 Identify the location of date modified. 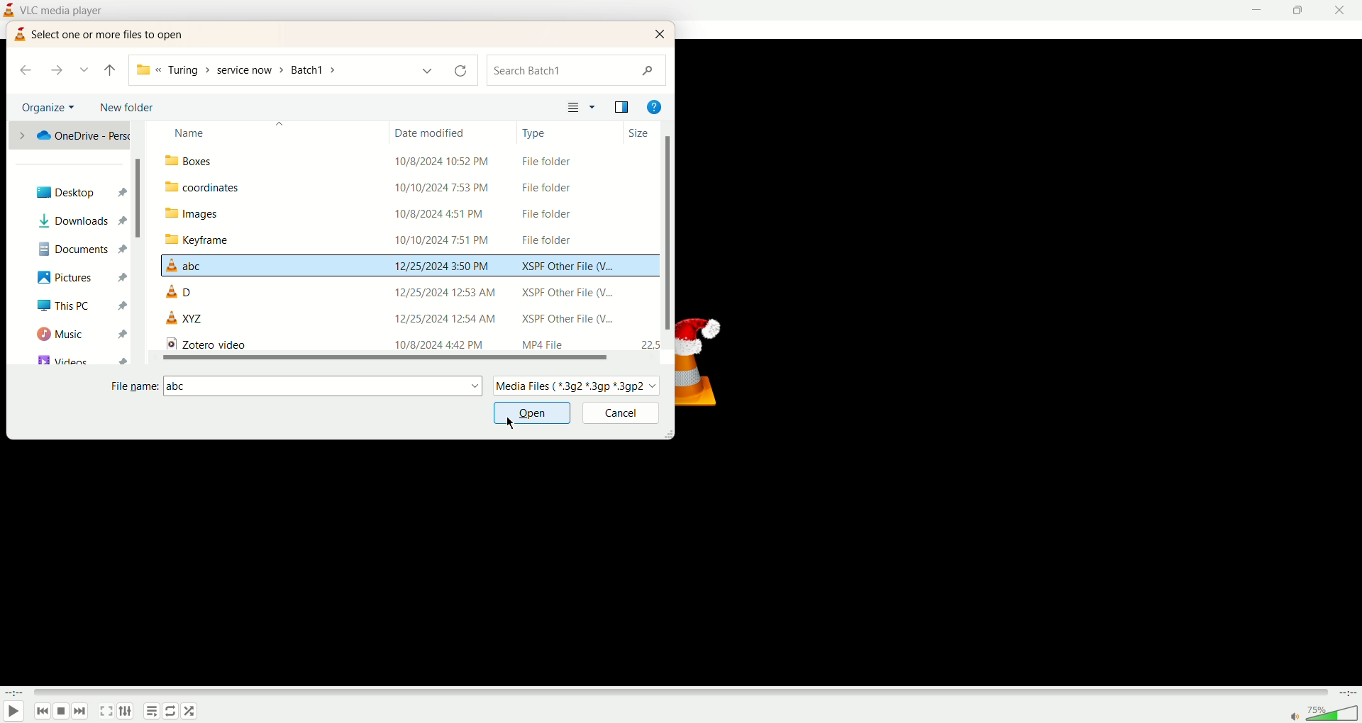
(436, 132).